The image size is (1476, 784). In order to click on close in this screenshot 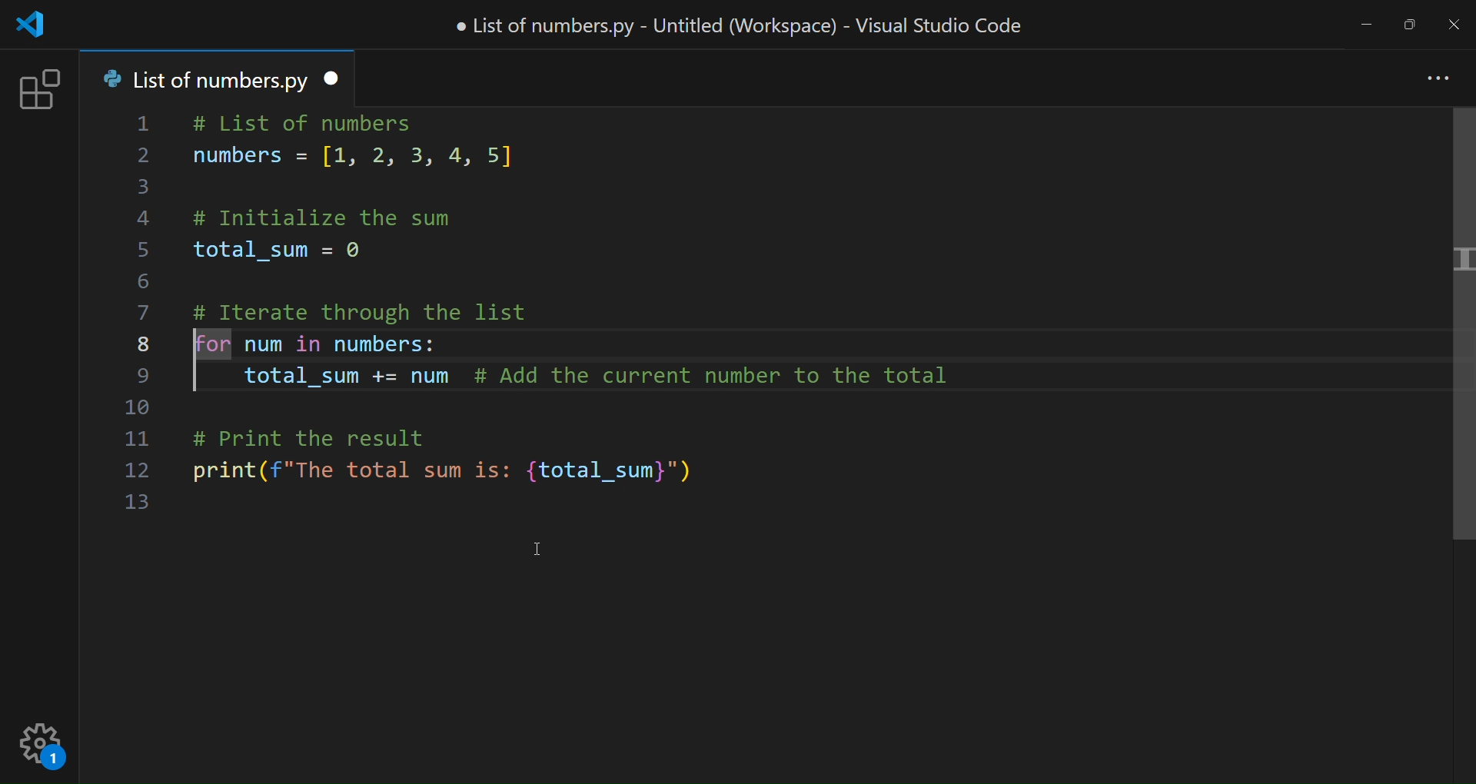, I will do `click(1454, 23)`.